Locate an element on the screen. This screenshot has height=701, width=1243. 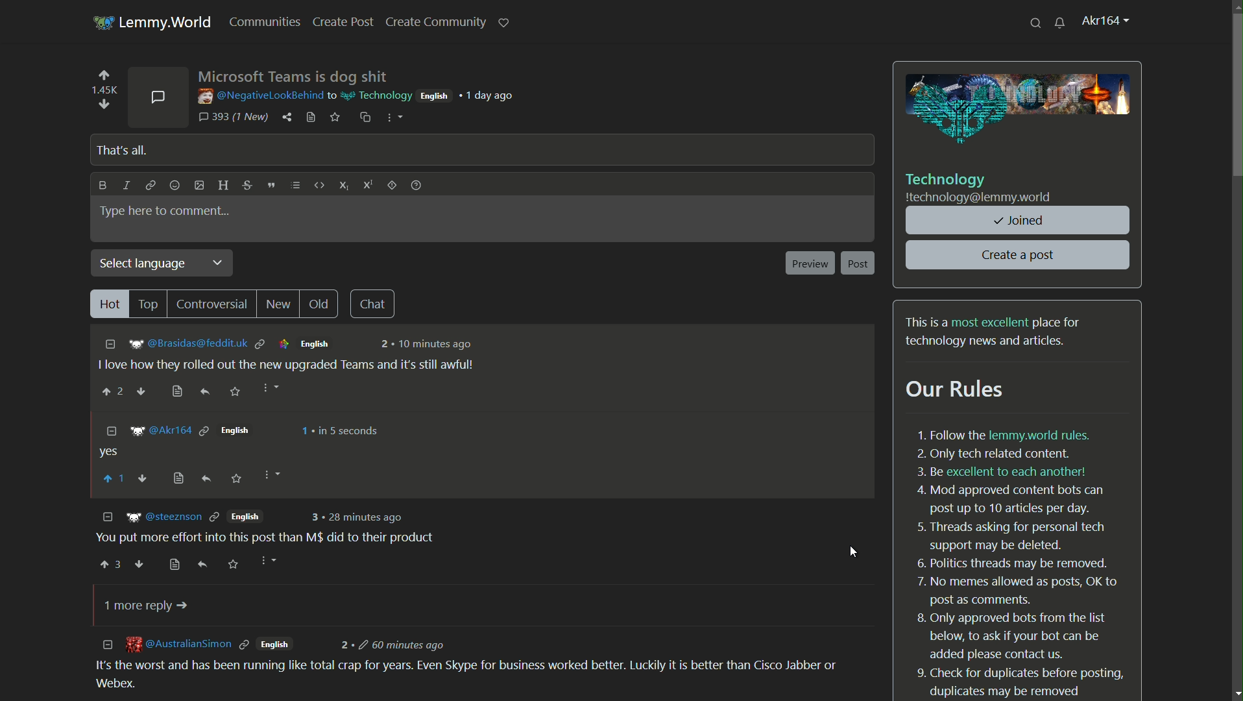
save is located at coordinates (232, 563).